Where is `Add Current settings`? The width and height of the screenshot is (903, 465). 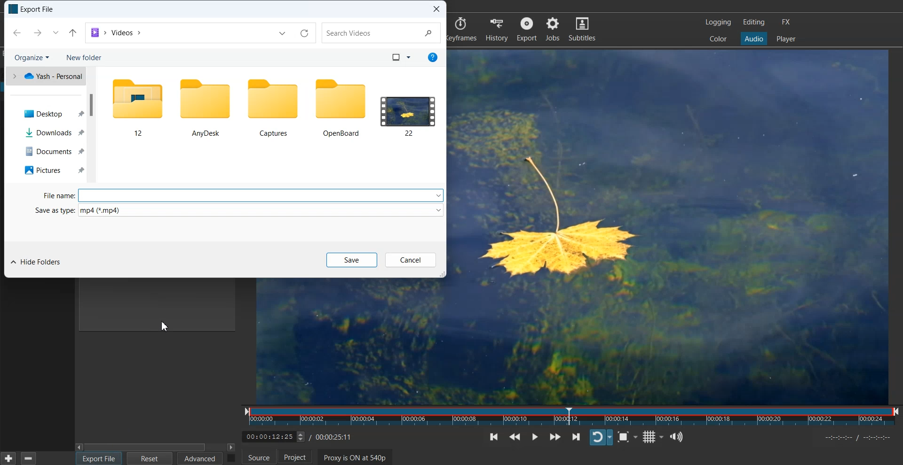
Add Current settings is located at coordinates (8, 457).